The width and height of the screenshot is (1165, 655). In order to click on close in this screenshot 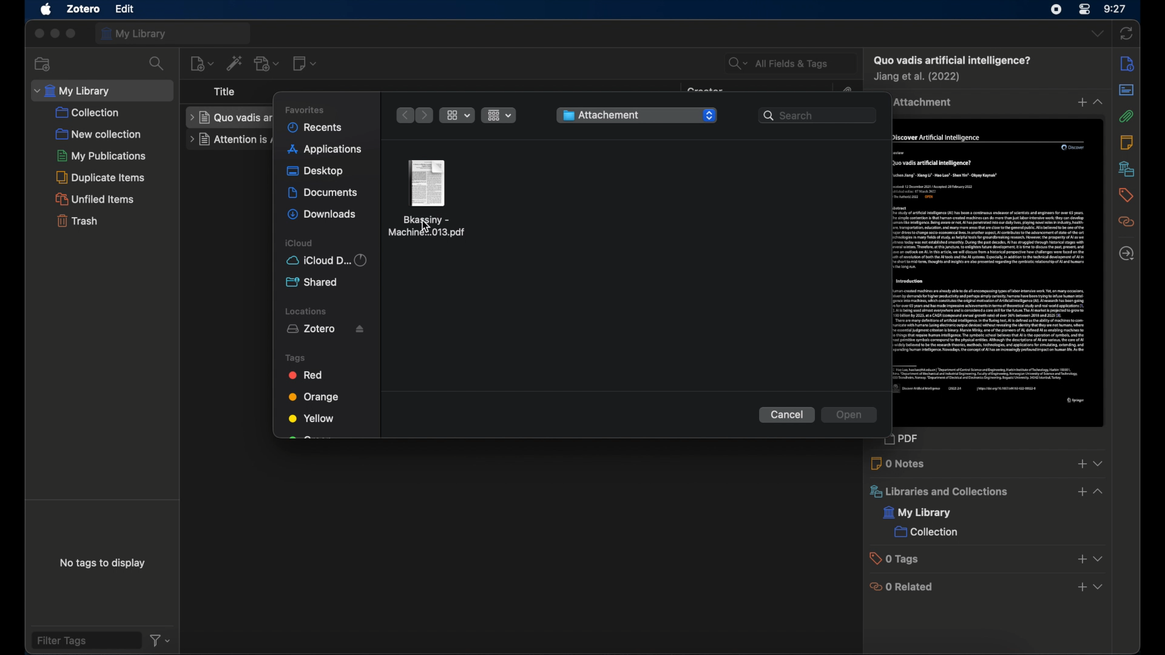, I will do `click(37, 34)`.